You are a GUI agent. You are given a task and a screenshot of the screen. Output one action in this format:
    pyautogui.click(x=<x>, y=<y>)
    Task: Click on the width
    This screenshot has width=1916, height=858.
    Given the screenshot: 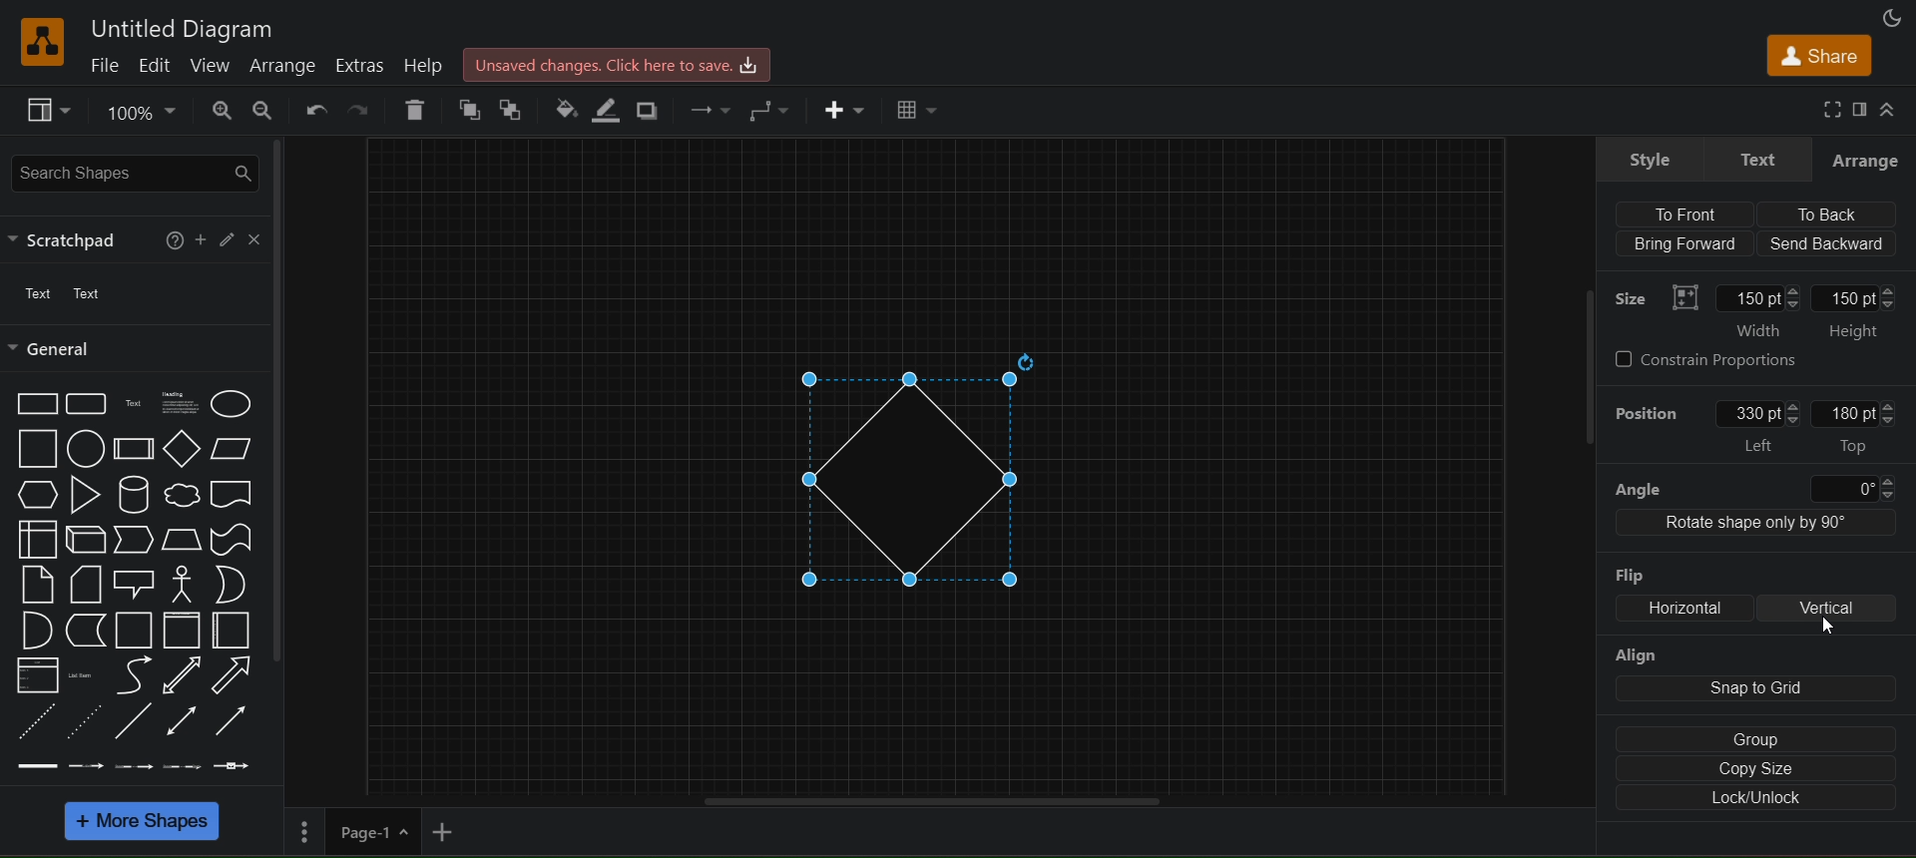 What is the action you would take?
    pyautogui.click(x=1758, y=315)
    